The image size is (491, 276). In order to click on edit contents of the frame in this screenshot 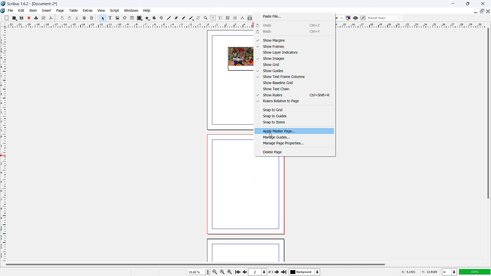, I will do `click(213, 18)`.